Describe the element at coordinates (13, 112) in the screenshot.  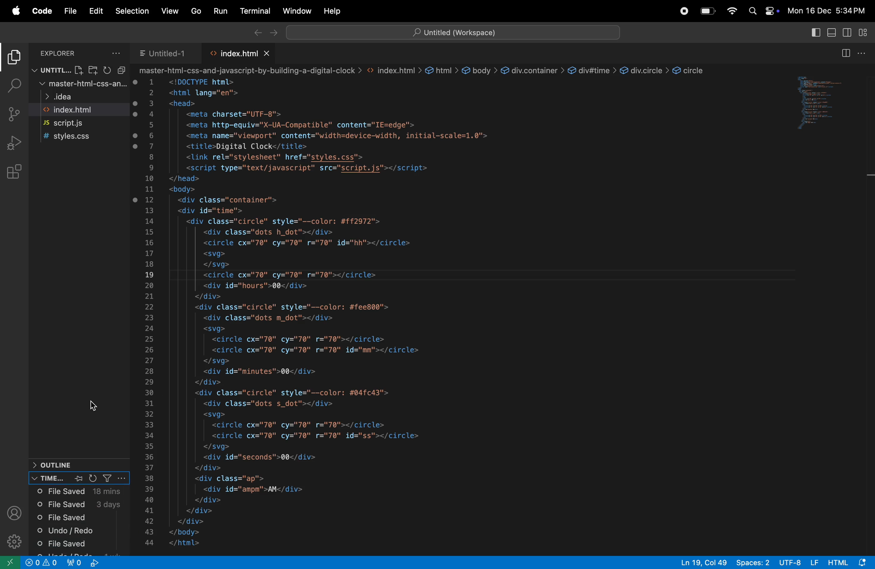
I see `source control` at that location.